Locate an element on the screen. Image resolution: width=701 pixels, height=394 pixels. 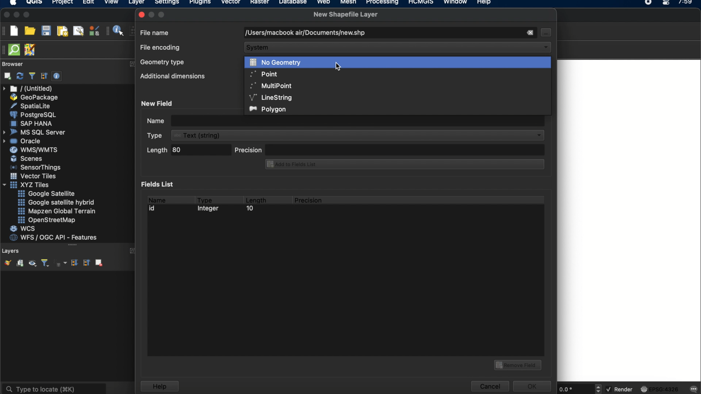
refresh is located at coordinates (20, 76).